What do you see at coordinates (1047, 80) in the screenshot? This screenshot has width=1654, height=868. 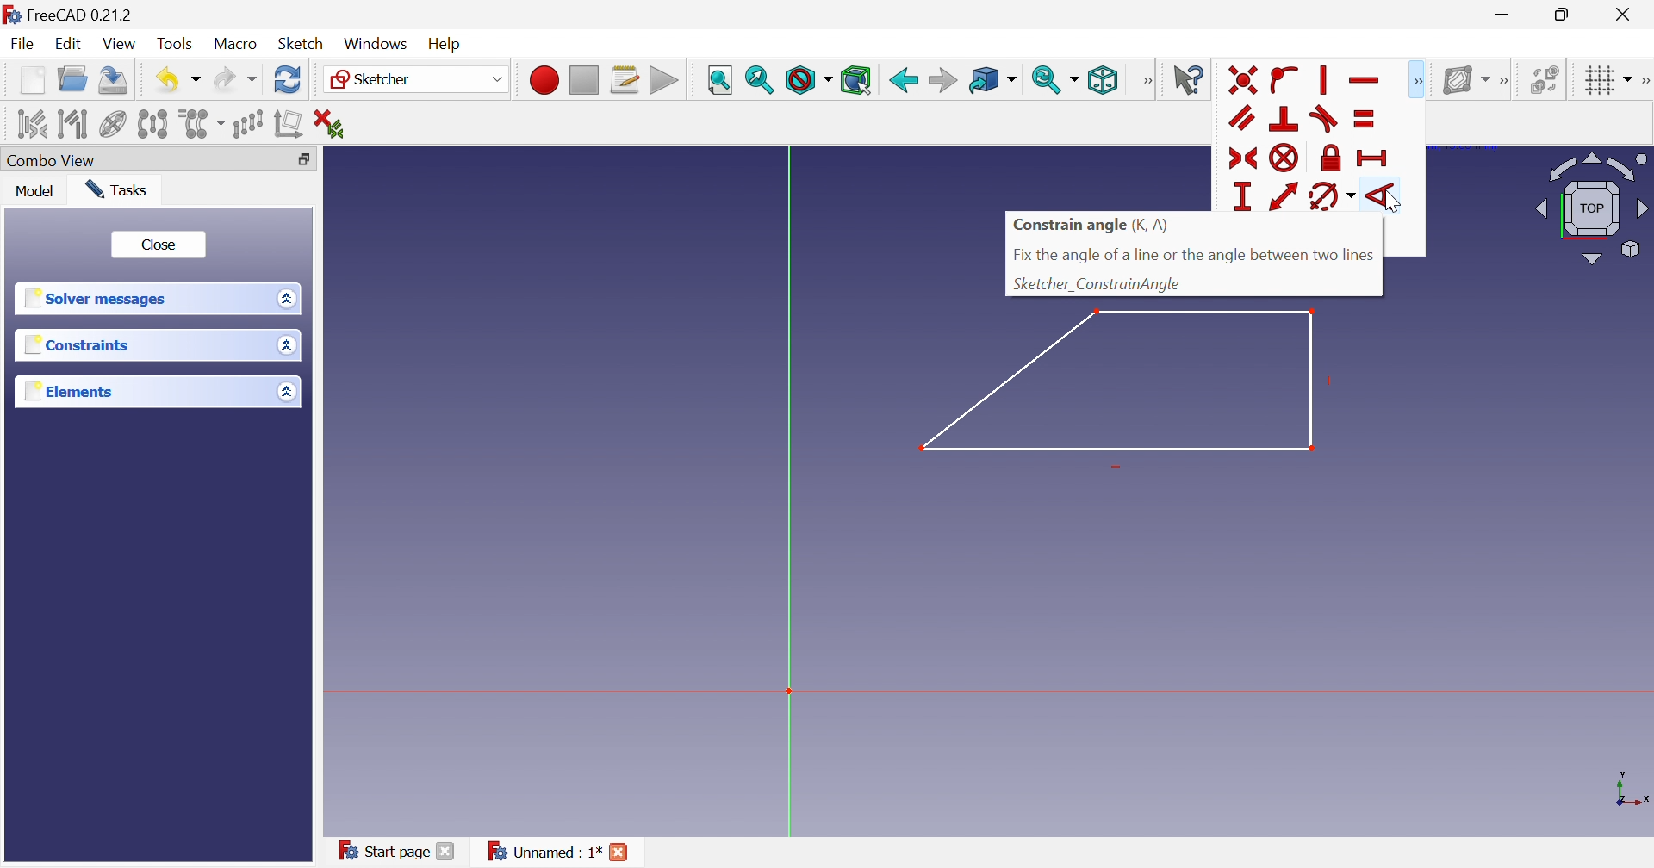 I see `Sync view` at bounding box center [1047, 80].